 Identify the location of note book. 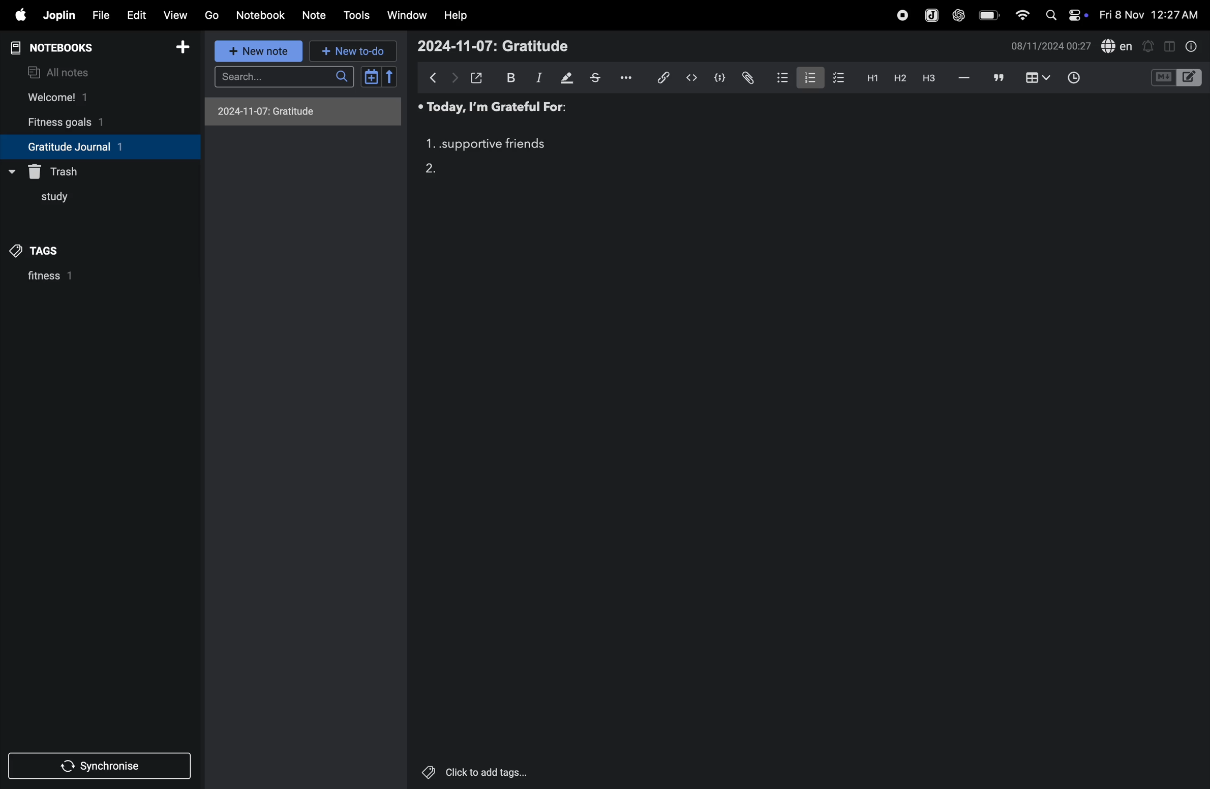
(71, 48).